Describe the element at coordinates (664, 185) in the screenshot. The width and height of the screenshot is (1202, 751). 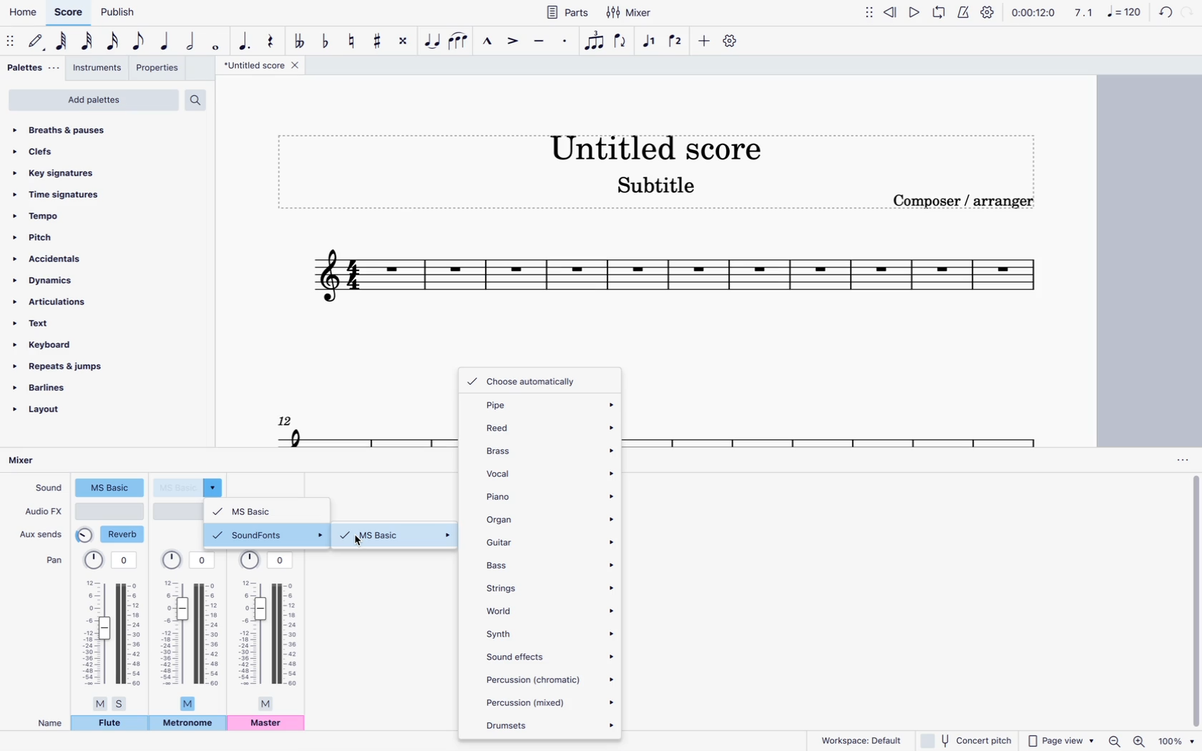
I see `score subtitle` at that location.